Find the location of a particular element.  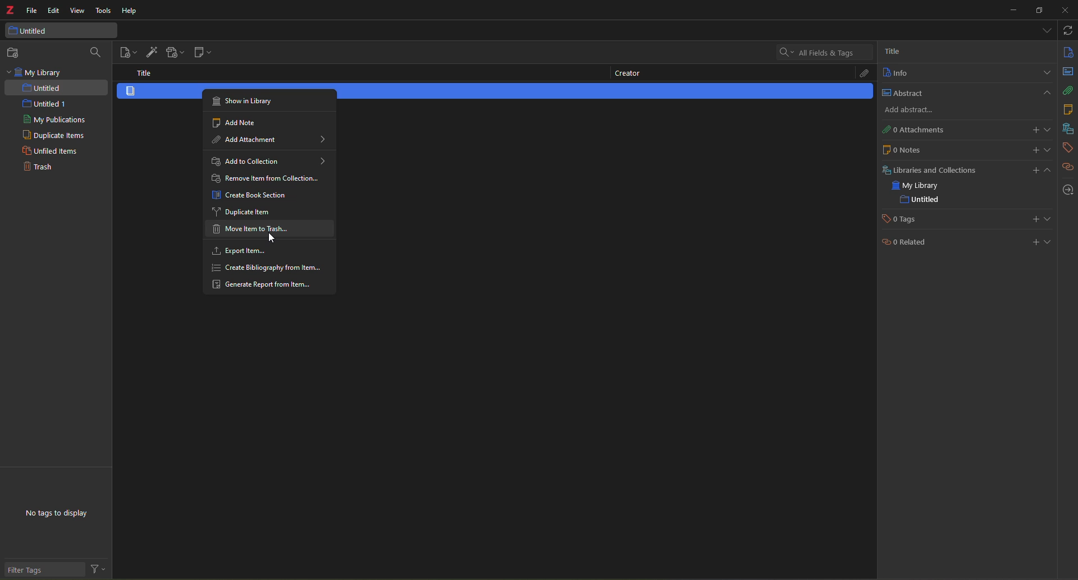

library is located at coordinates (1067, 129).